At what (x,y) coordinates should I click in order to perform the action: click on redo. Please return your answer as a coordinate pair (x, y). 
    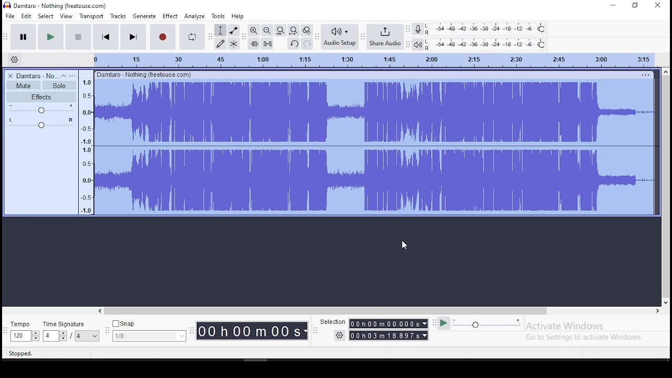
    Looking at the image, I should click on (308, 44).